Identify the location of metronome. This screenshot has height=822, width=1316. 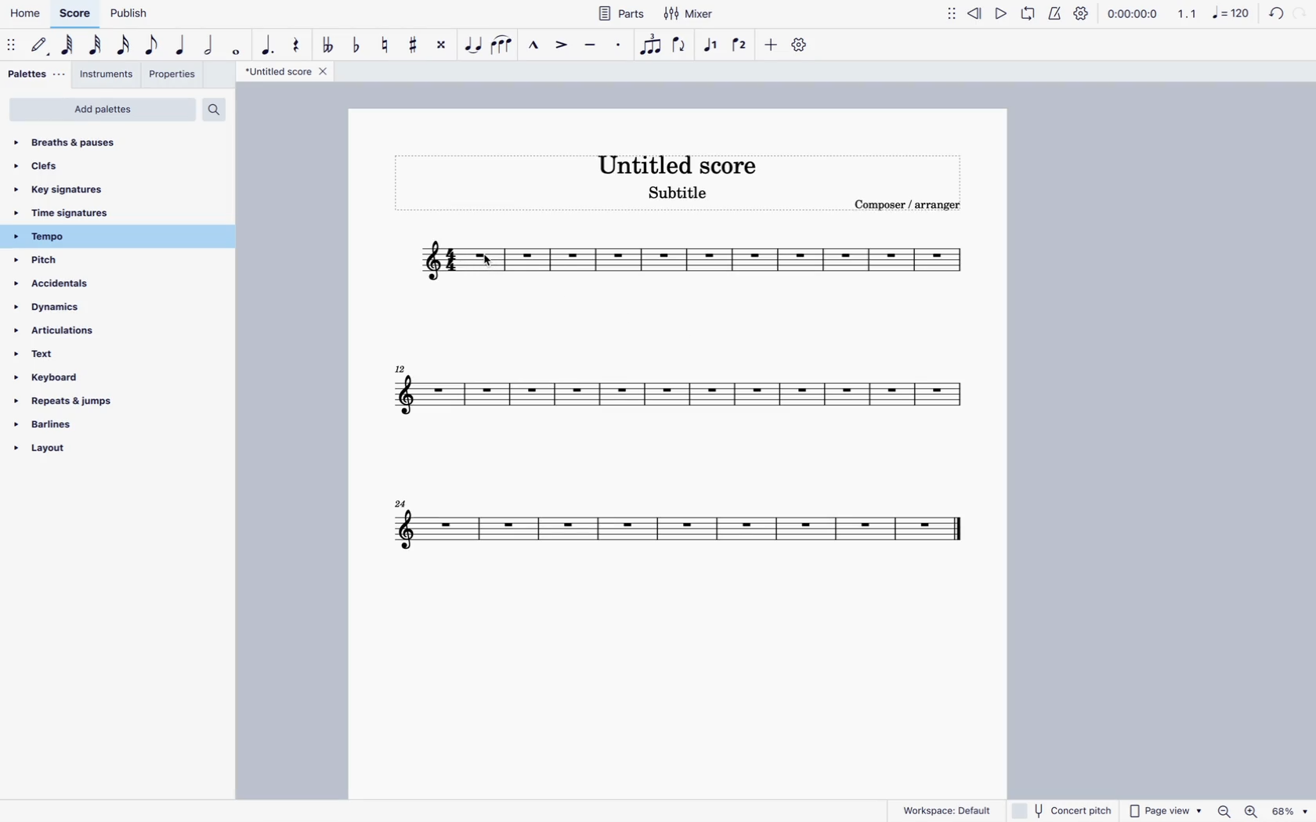
(1054, 14).